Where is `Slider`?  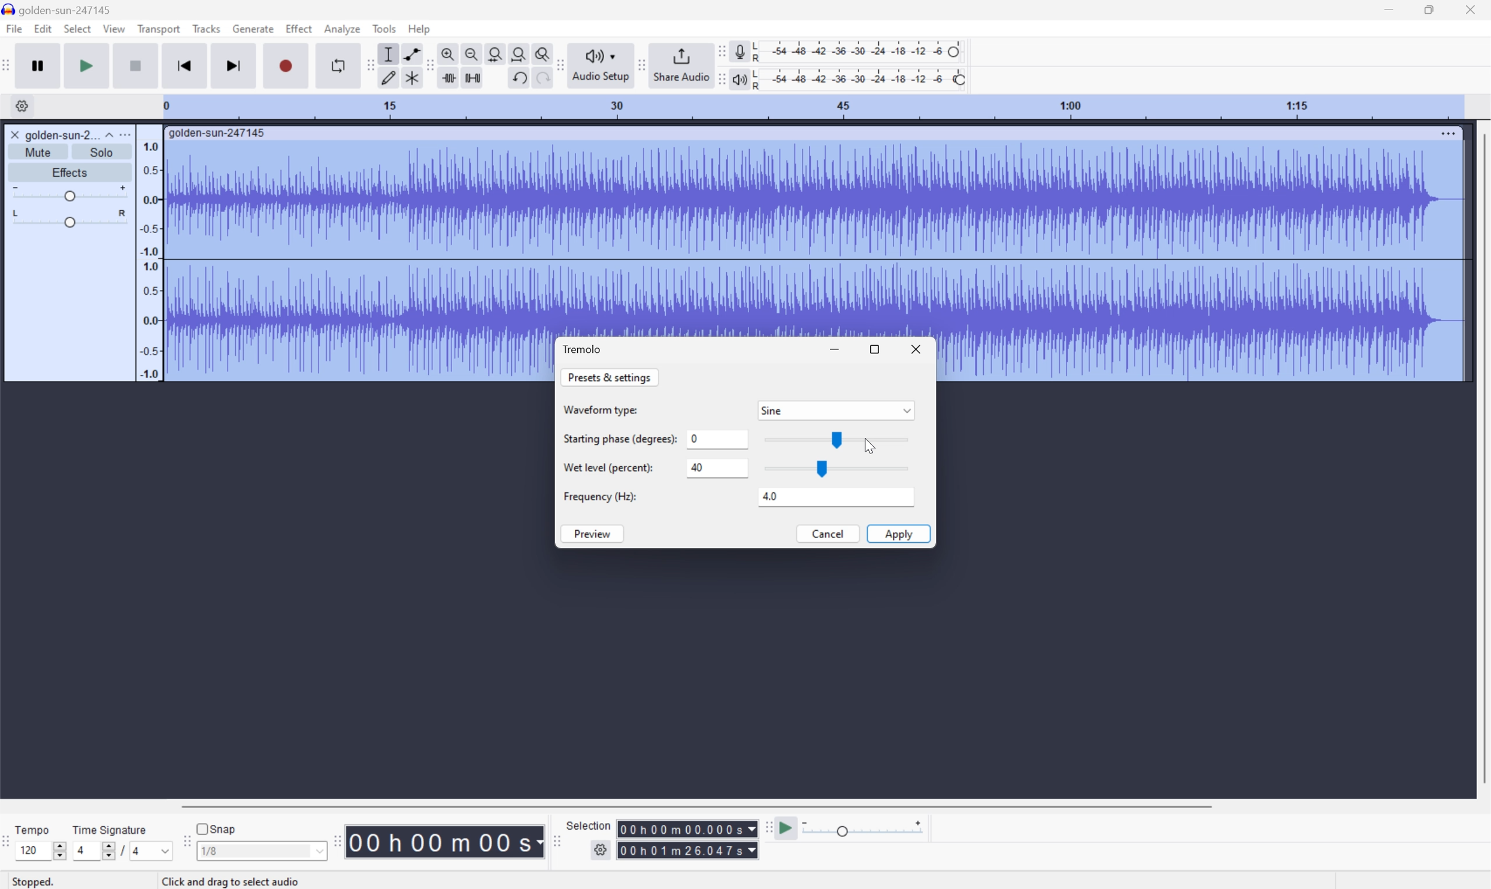 Slider is located at coordinates (833, 439).